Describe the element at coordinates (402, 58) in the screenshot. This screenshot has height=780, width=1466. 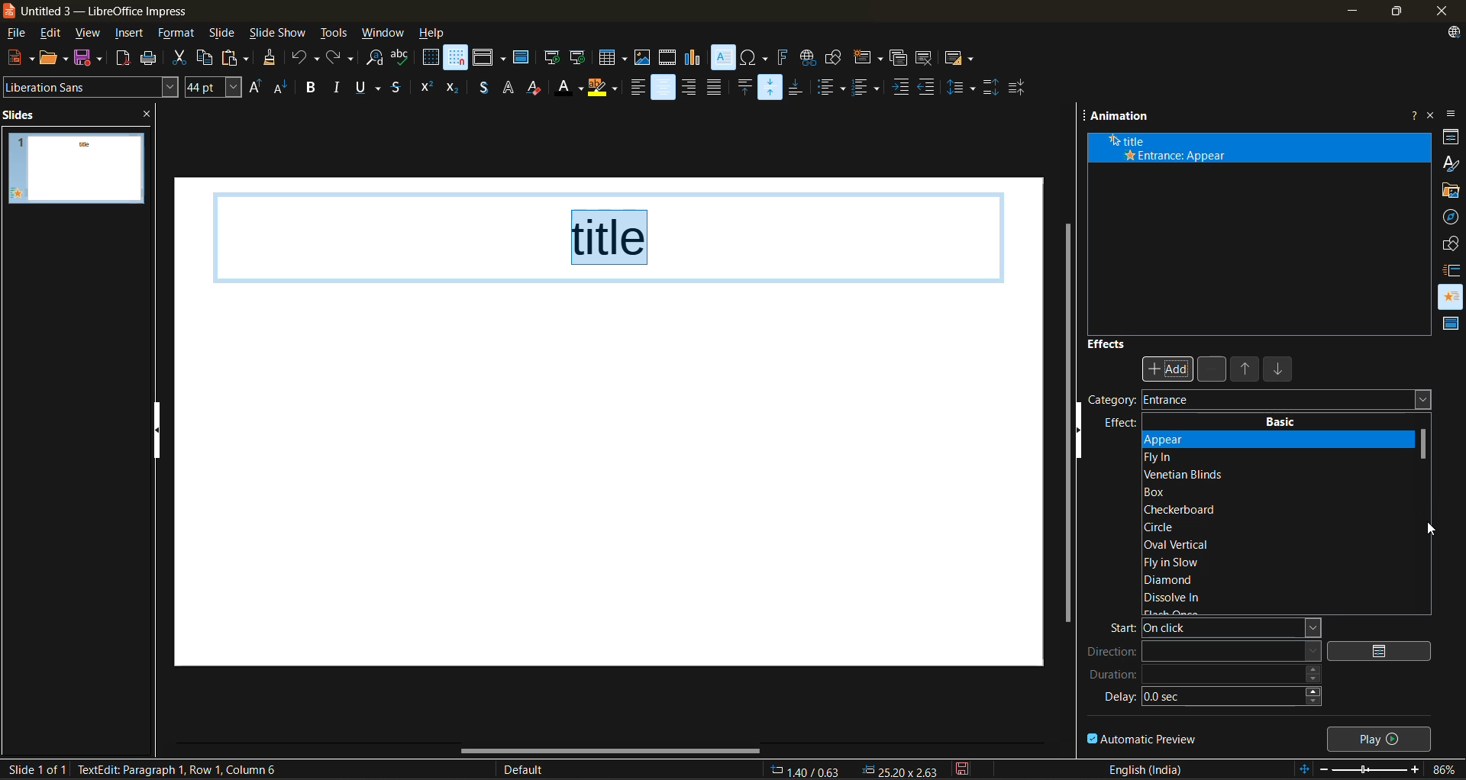
I see `spelling` at that location.